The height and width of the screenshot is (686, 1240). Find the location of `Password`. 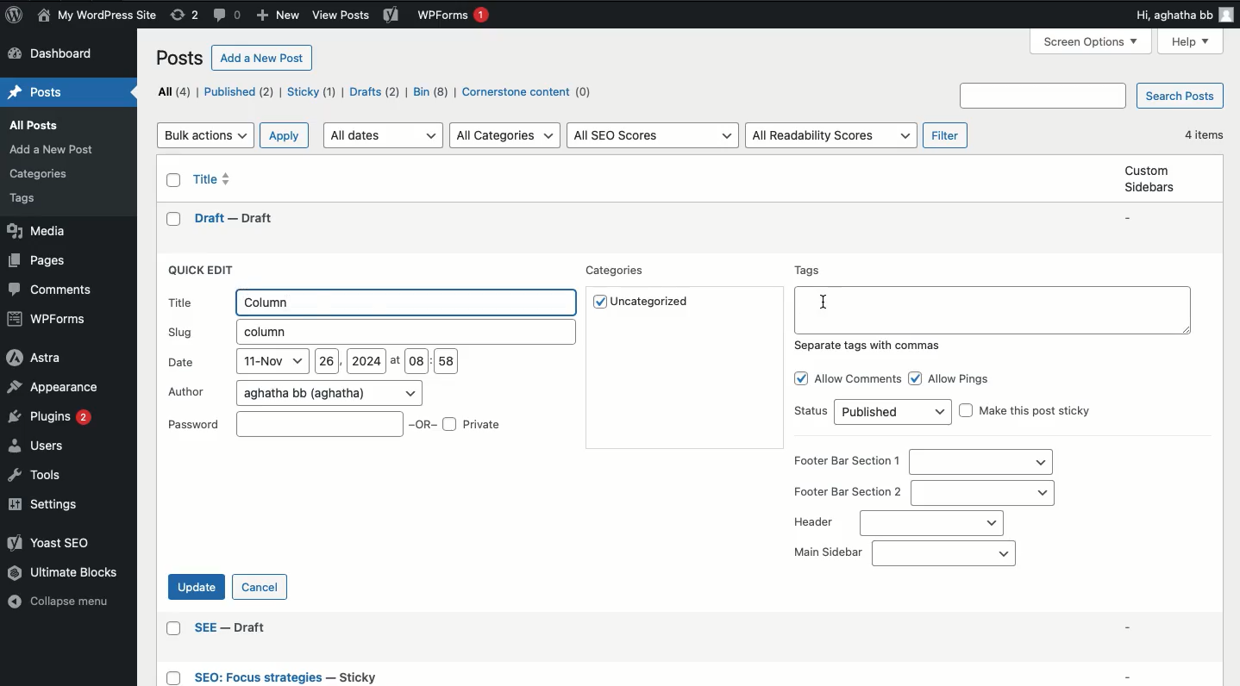

Password is located at coordinates (283, 423).